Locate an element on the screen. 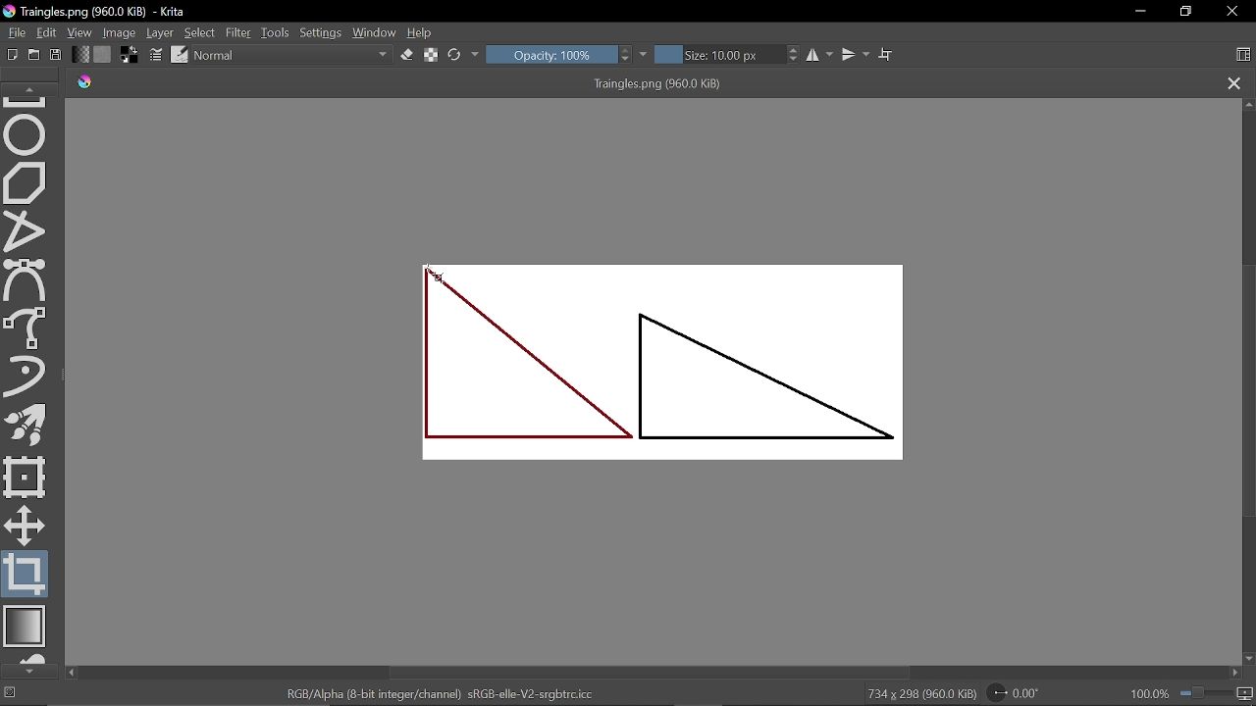  Window is located at coordinates (375, 32).